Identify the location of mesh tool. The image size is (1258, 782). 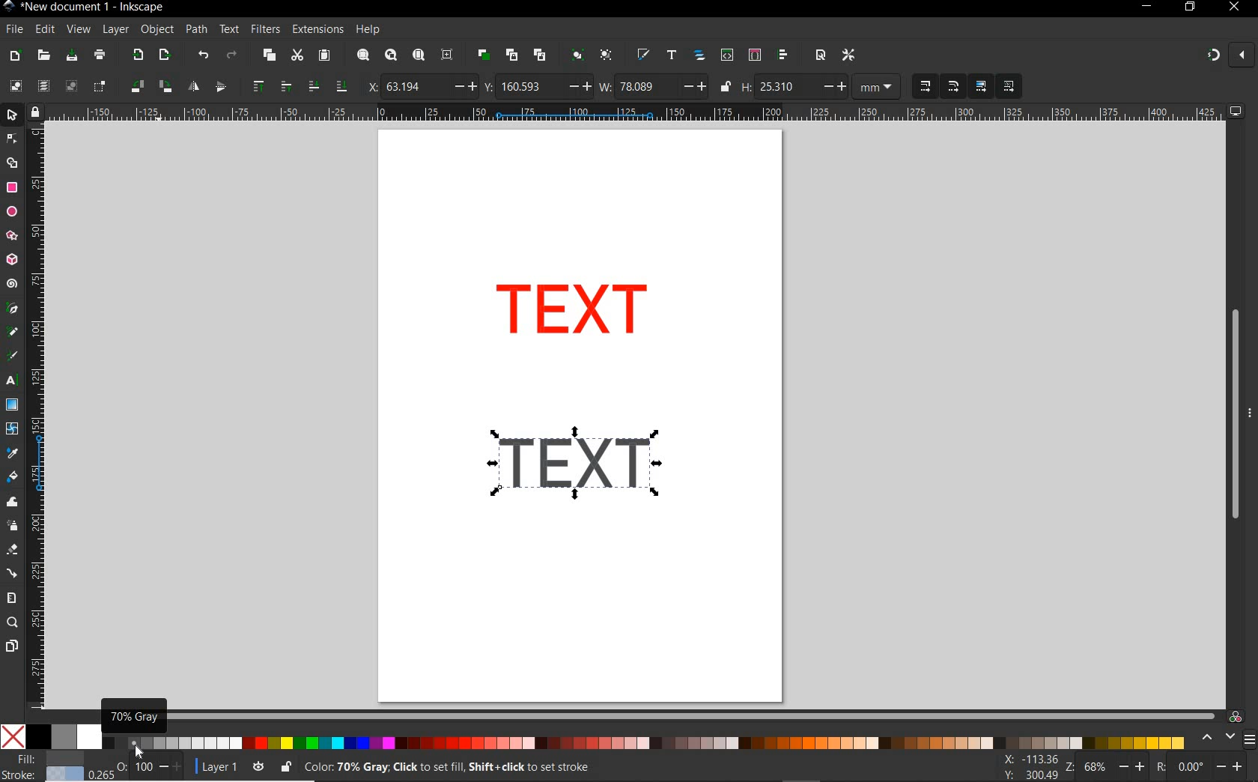
(13, 431).